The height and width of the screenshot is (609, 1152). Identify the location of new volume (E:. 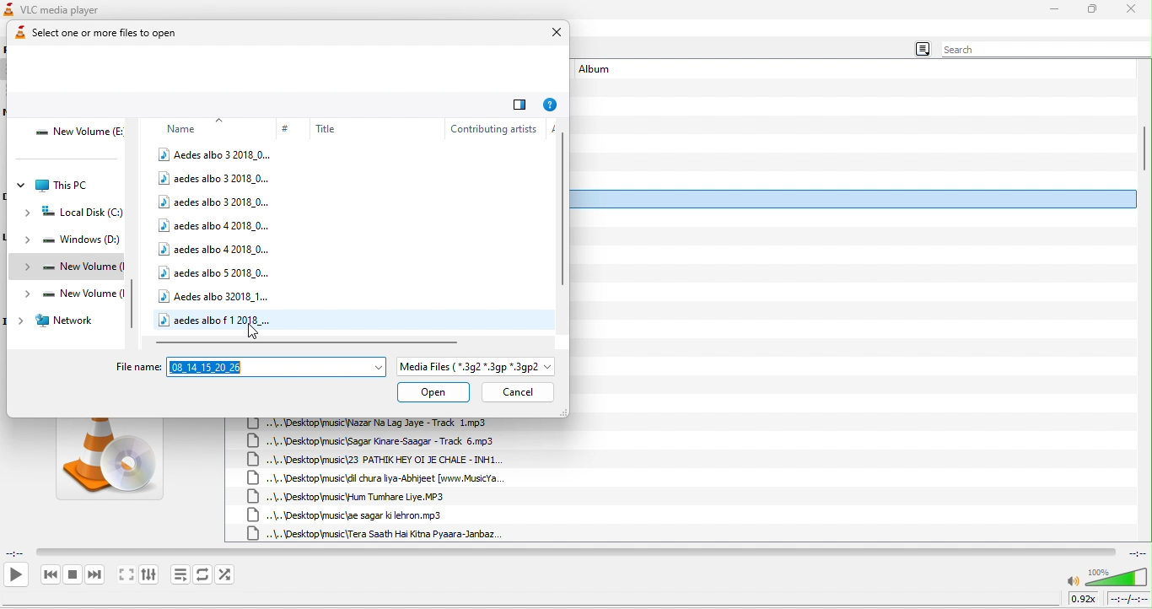
(78, 134).